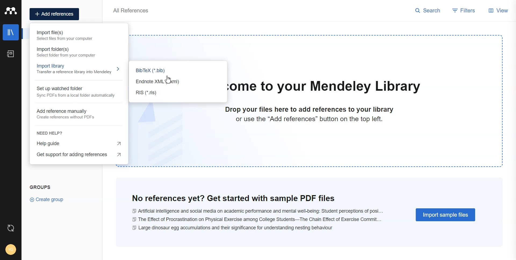 The height and width of the screenshot is (260, 516). Describe the element at coordinates (169, 79) in the screenshot. I see `Cursor` at that location.